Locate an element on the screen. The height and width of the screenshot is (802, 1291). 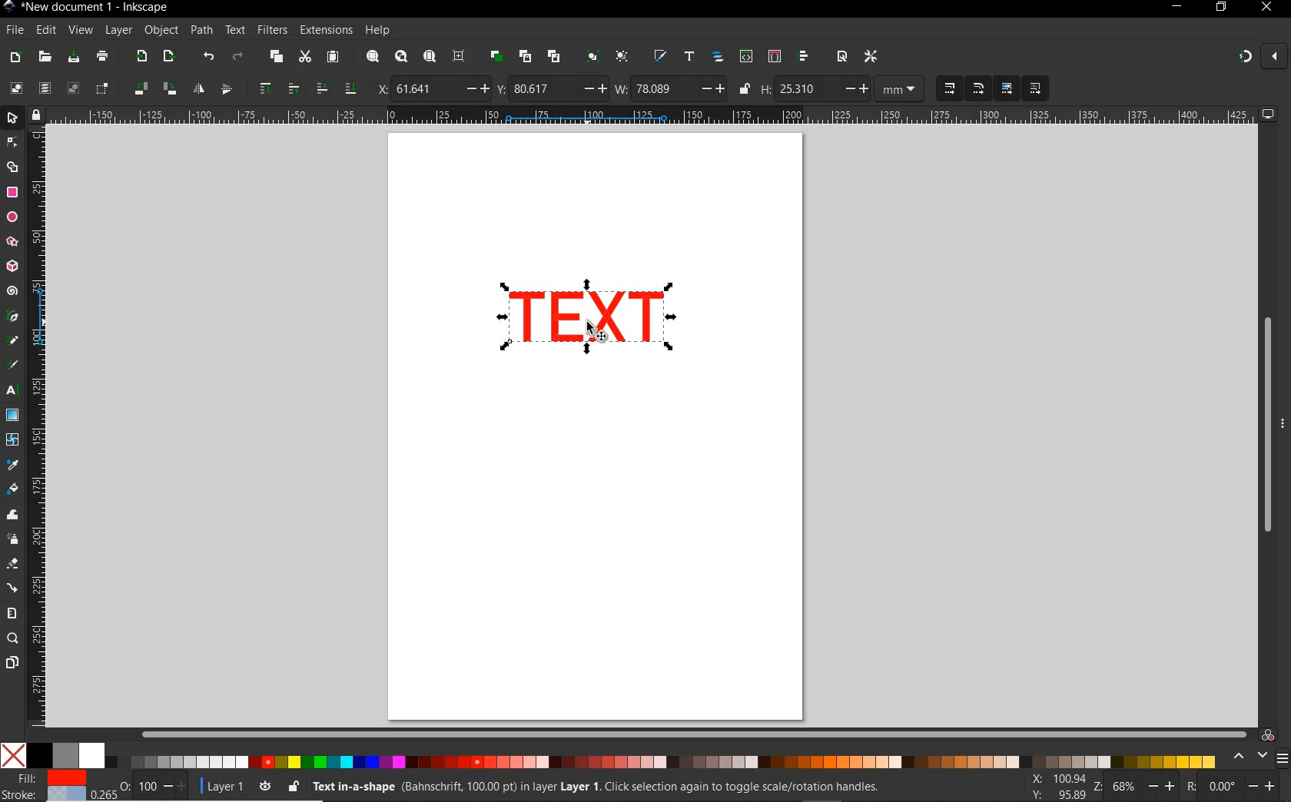
open export is located at coordinates (168, 57).